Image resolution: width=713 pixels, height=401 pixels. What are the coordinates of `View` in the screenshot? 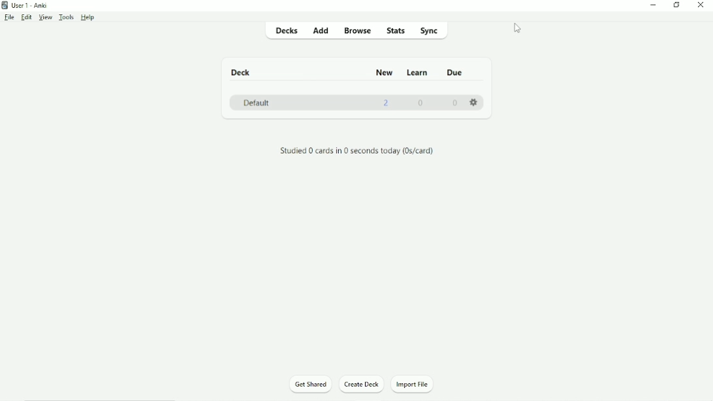 It's located at (47, 16).